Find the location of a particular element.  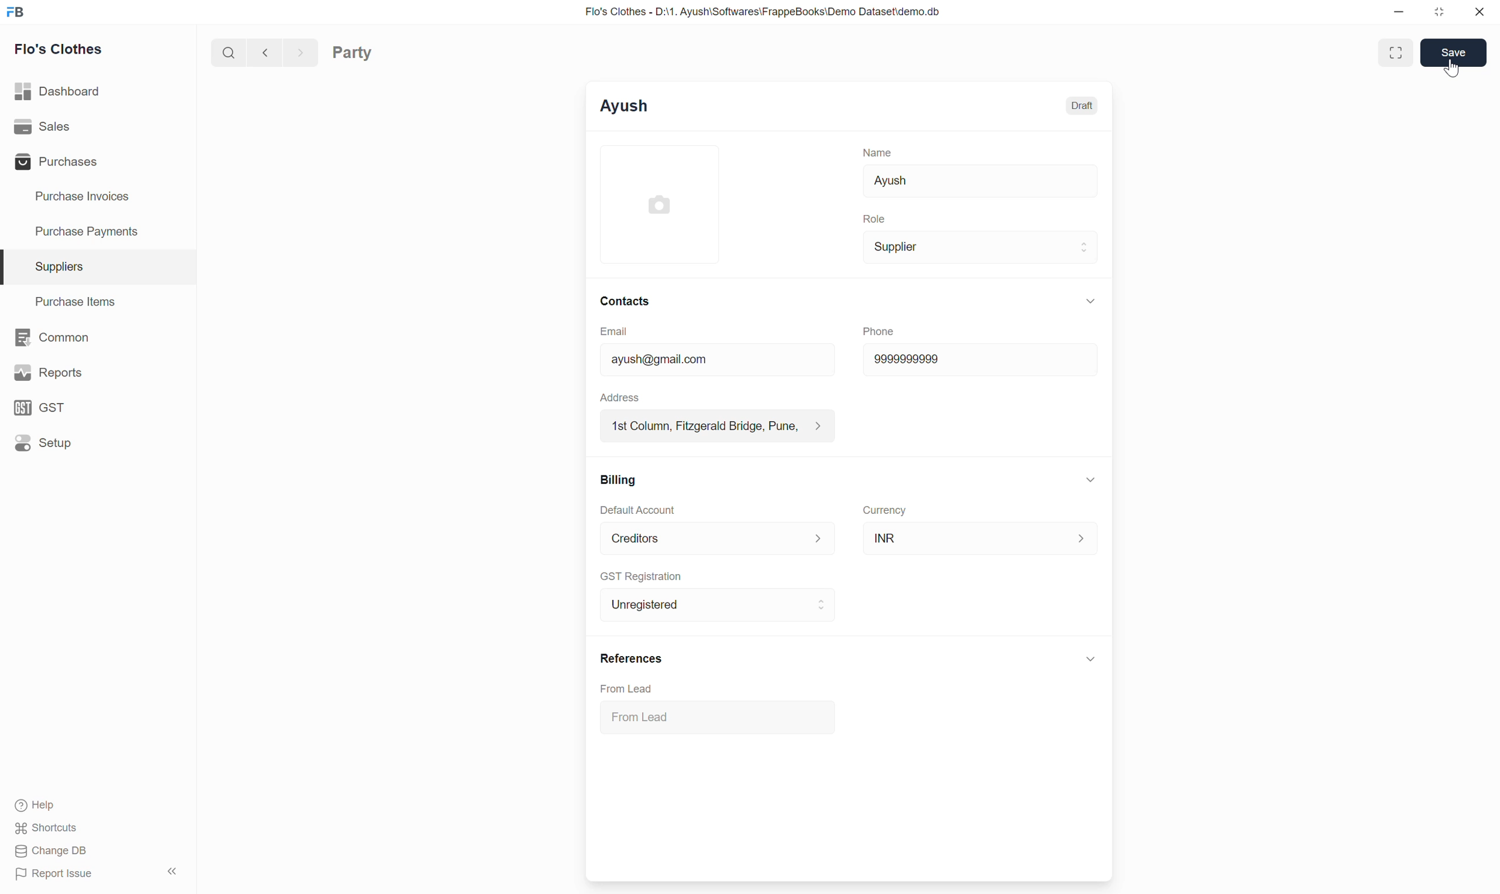

Ayush is located at coordinates (980, 181).